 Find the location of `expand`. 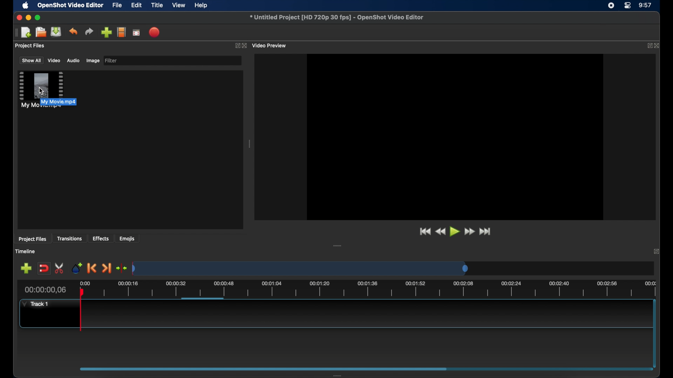

expand is located at coordinates (236, 46).